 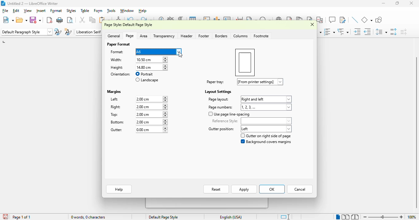 What do you see at coordinates (415, 133) in the screenshot?
I see `vertical scroll bar` at bounding box center [415, 133].